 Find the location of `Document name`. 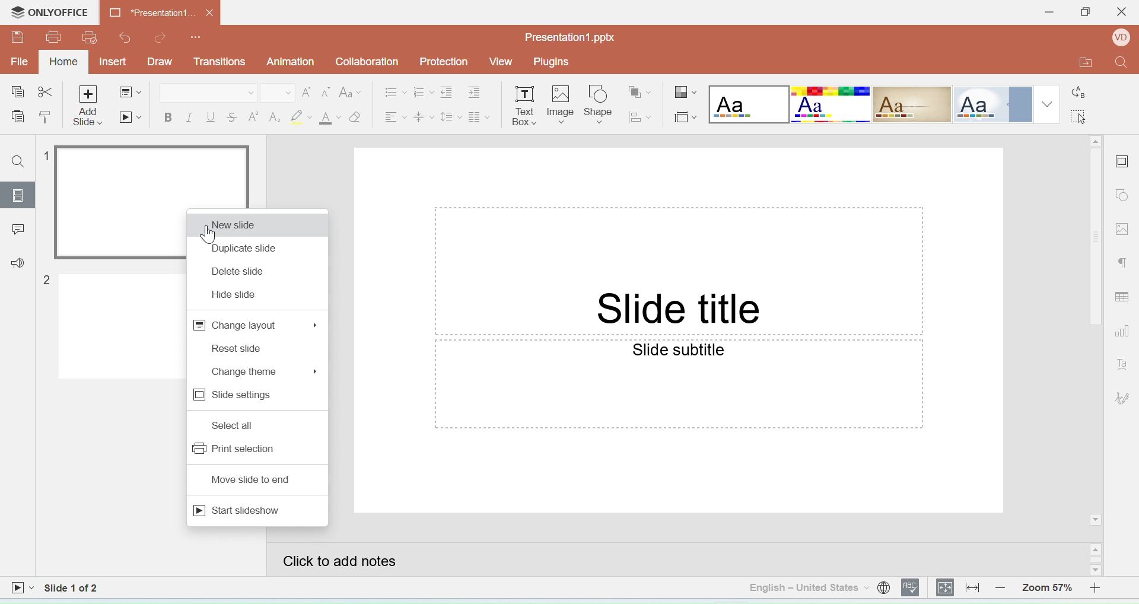

Document name is located at coordinates (161, 12).